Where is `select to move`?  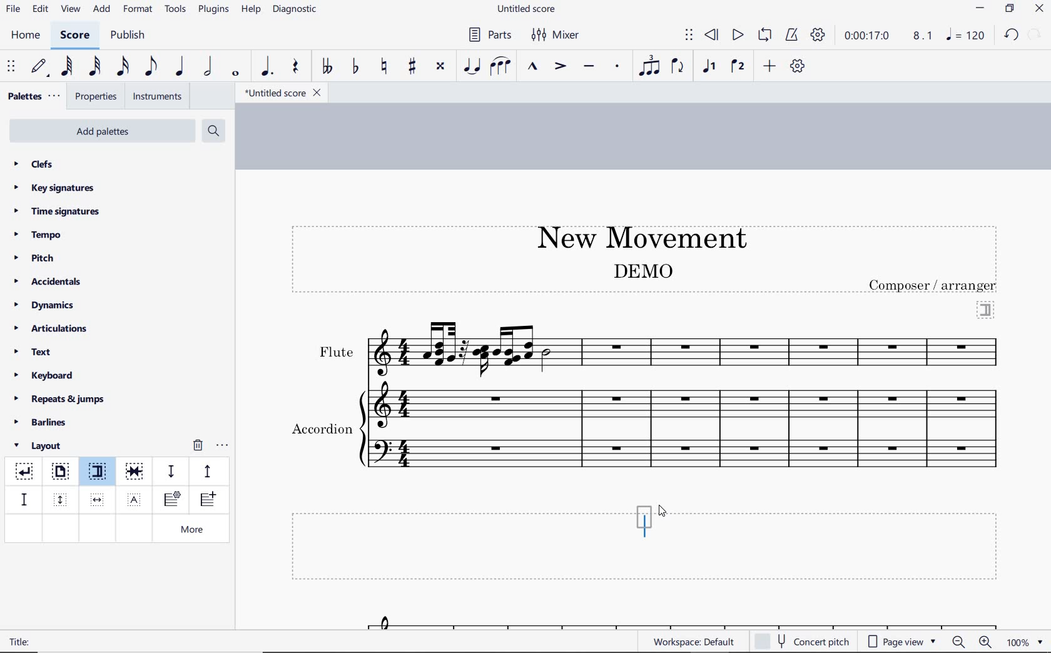 select to move is located at coordinates (13, 67).